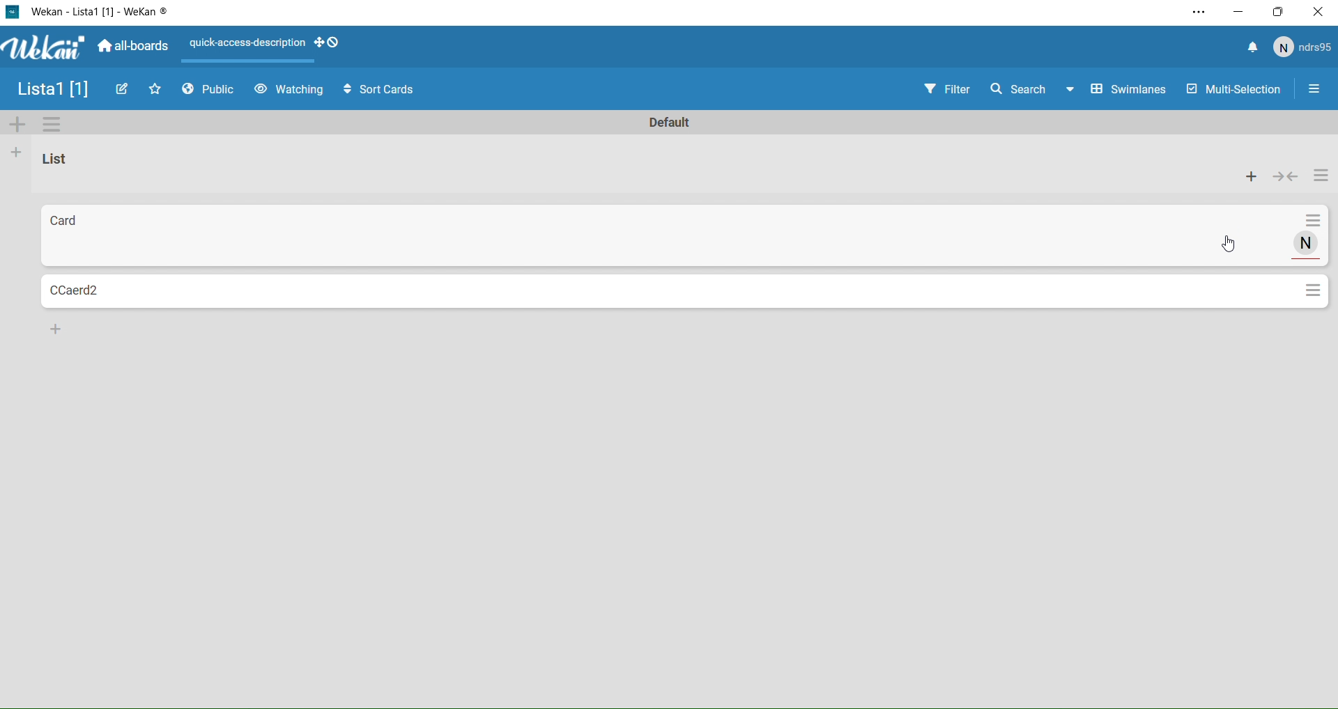 Image resolution: width=1338 pixels, height=709 pixels. What do you see at coordinates (656, 237) in the screenshot?
I see `After Last Action` at bounding box center [656, 237].